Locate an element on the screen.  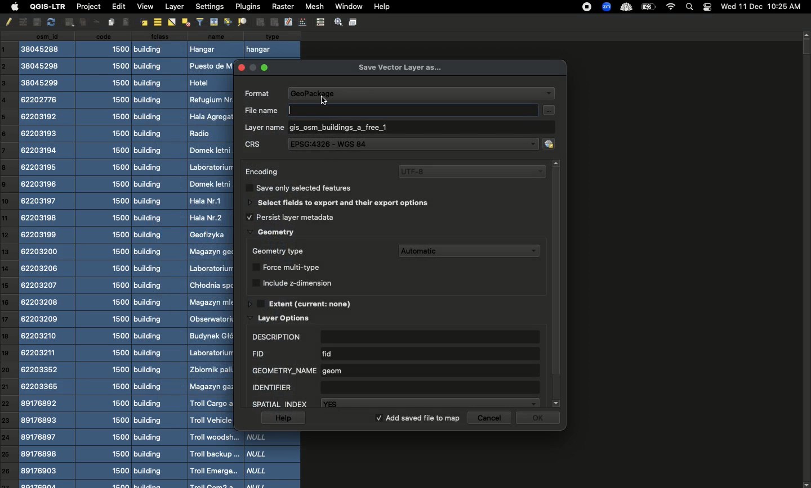
Scroll is located at coordinates (806, 259).